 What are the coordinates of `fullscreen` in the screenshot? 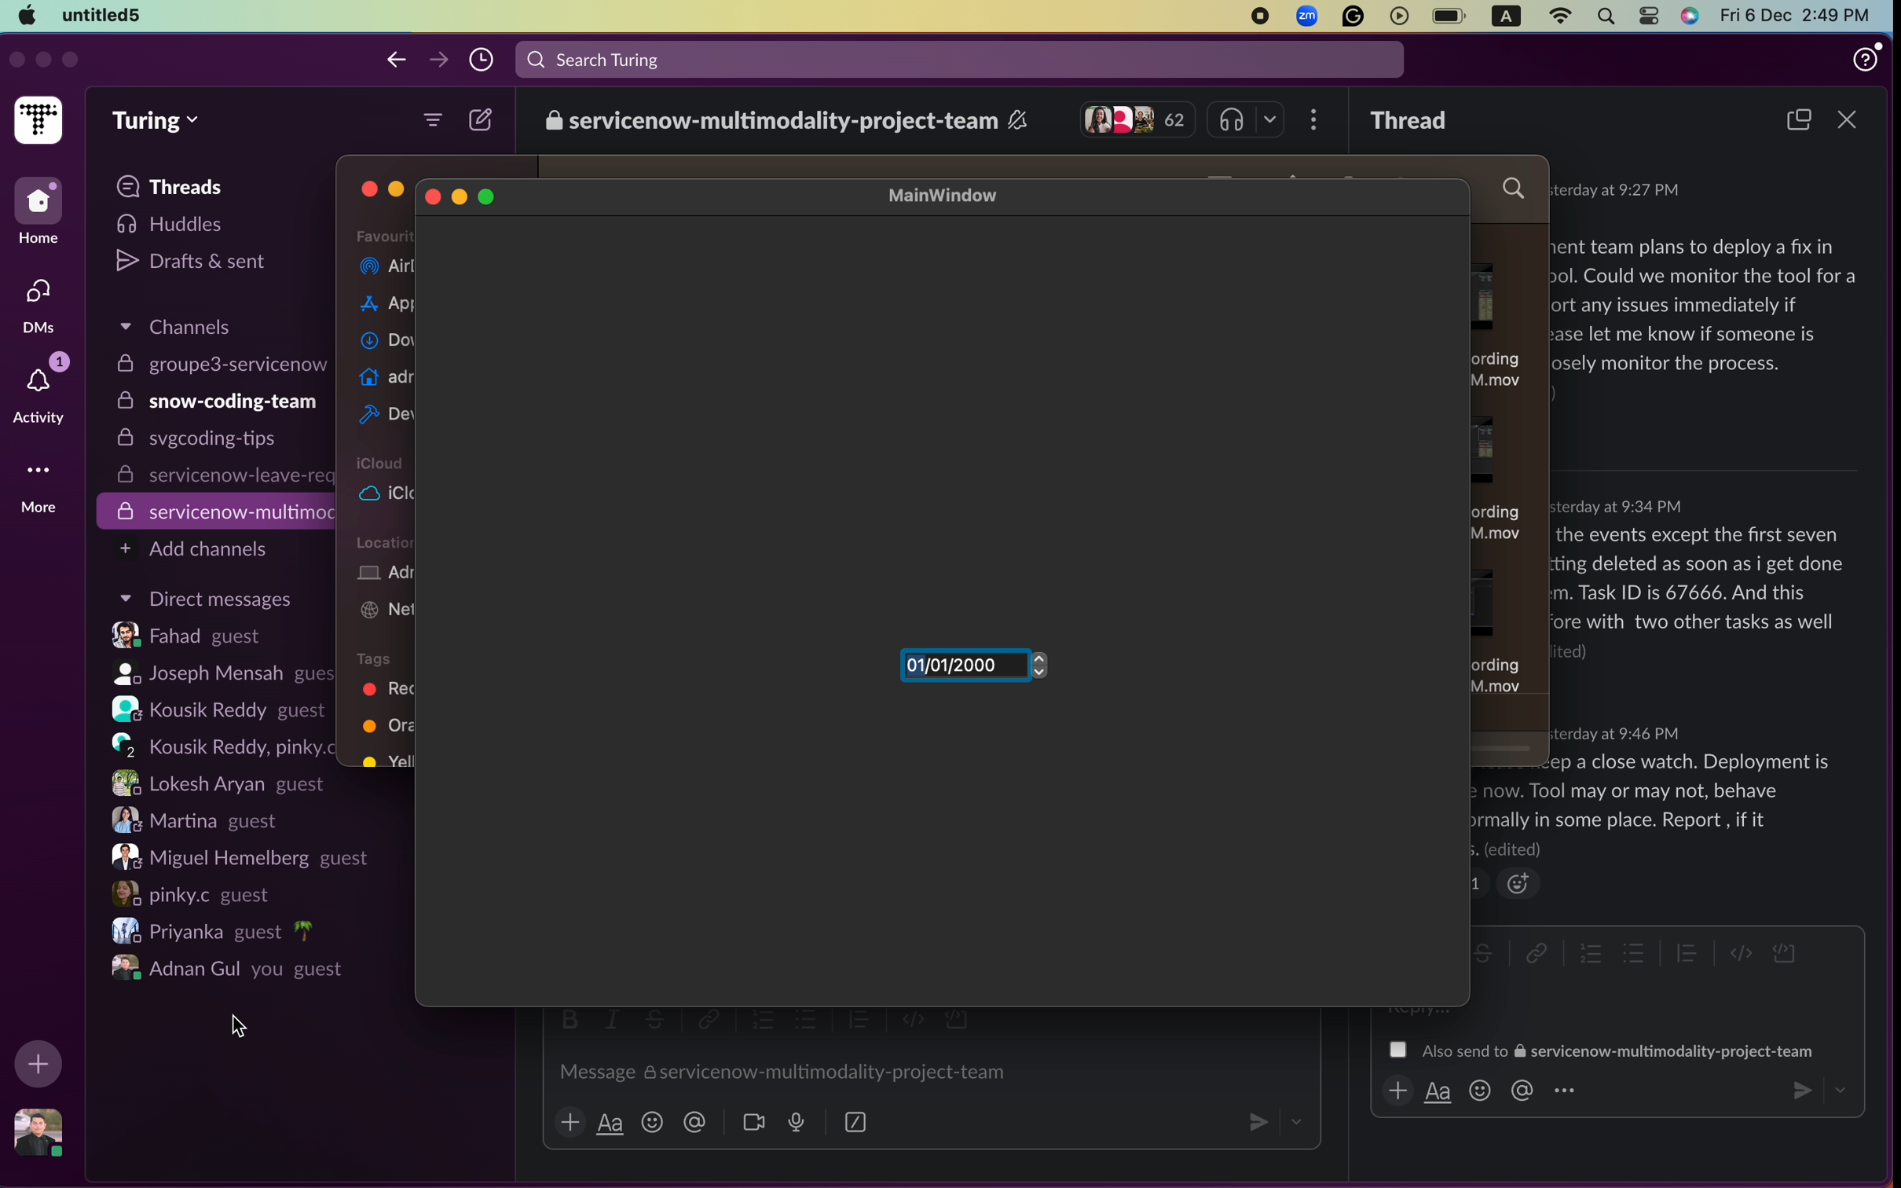 It's located at (486, 195).